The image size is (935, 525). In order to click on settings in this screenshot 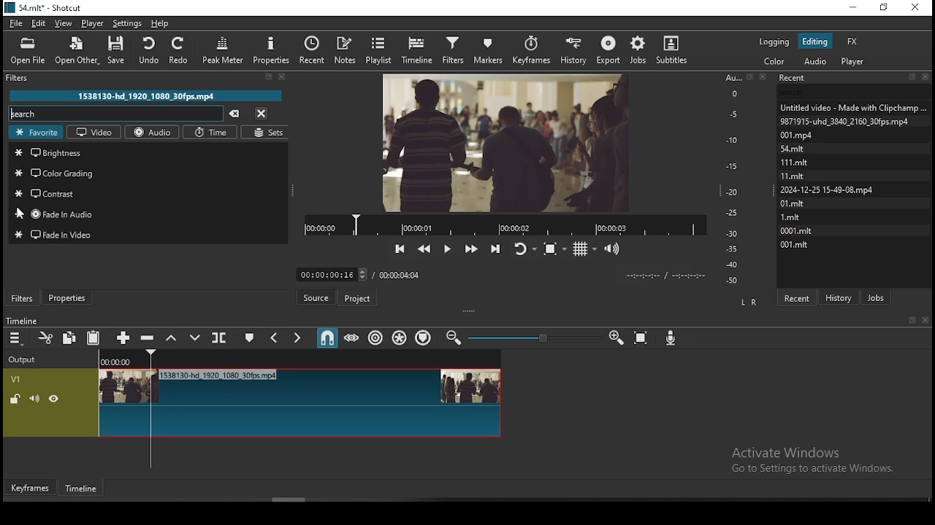, I will do `click(126, 23)`.